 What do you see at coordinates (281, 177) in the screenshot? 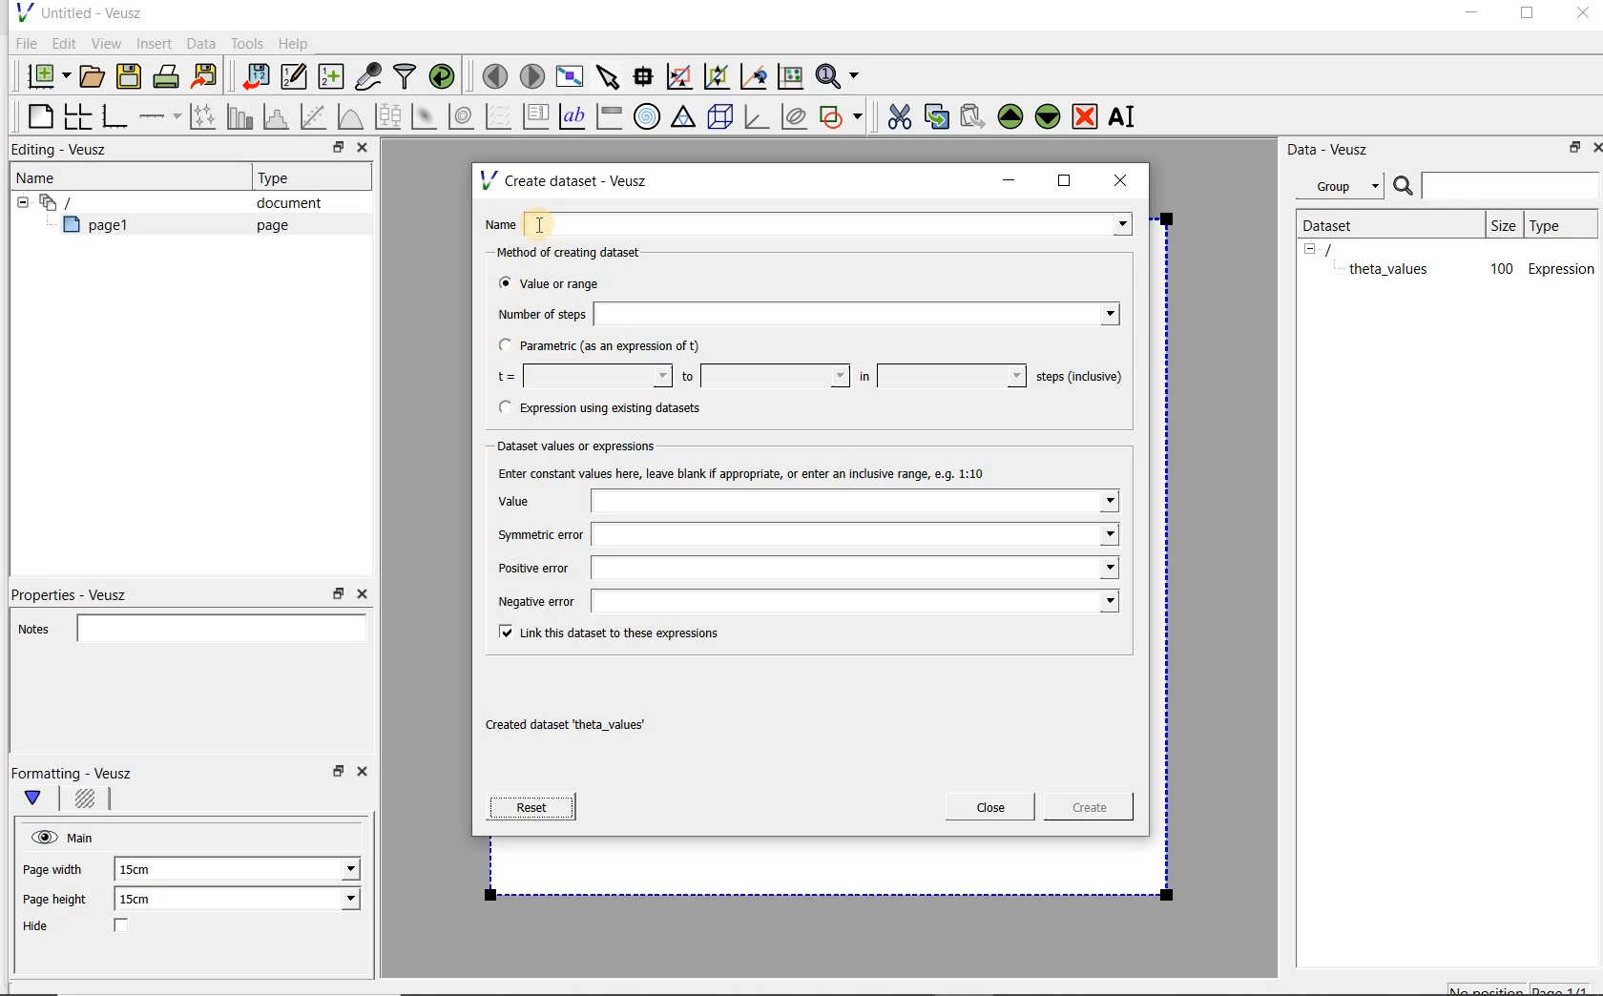
I see `Type` at bounding box center [281, 177].